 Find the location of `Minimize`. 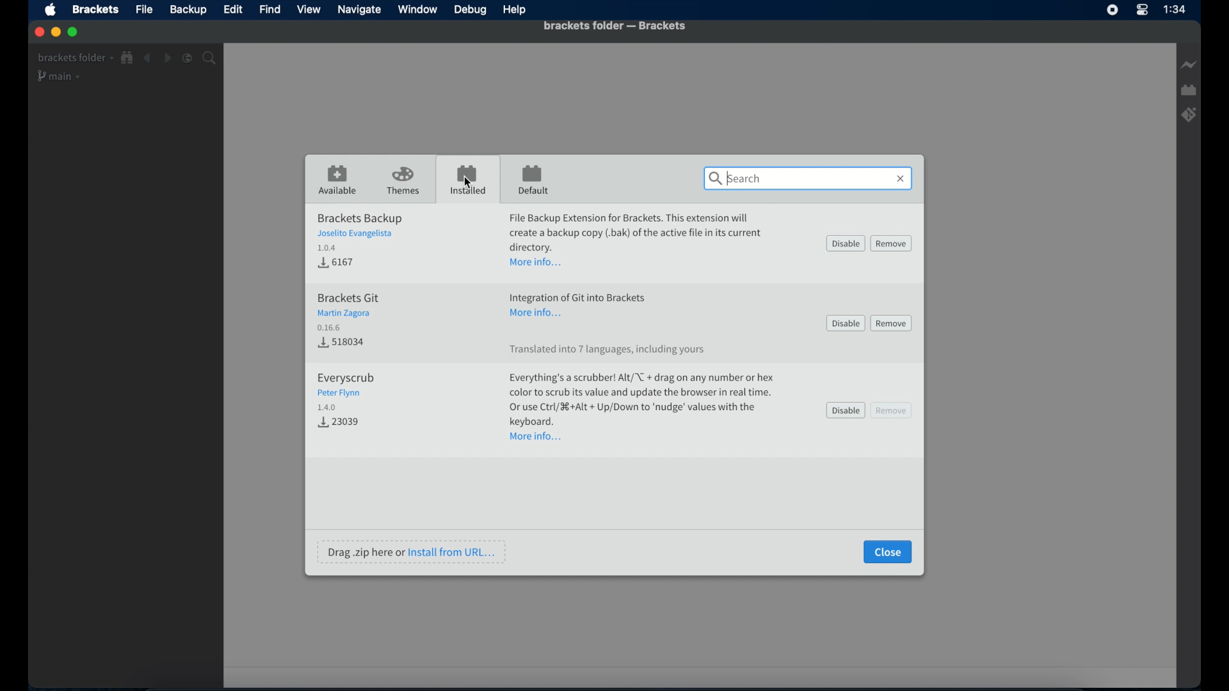

Minimize is located at coordinates (55, 32).